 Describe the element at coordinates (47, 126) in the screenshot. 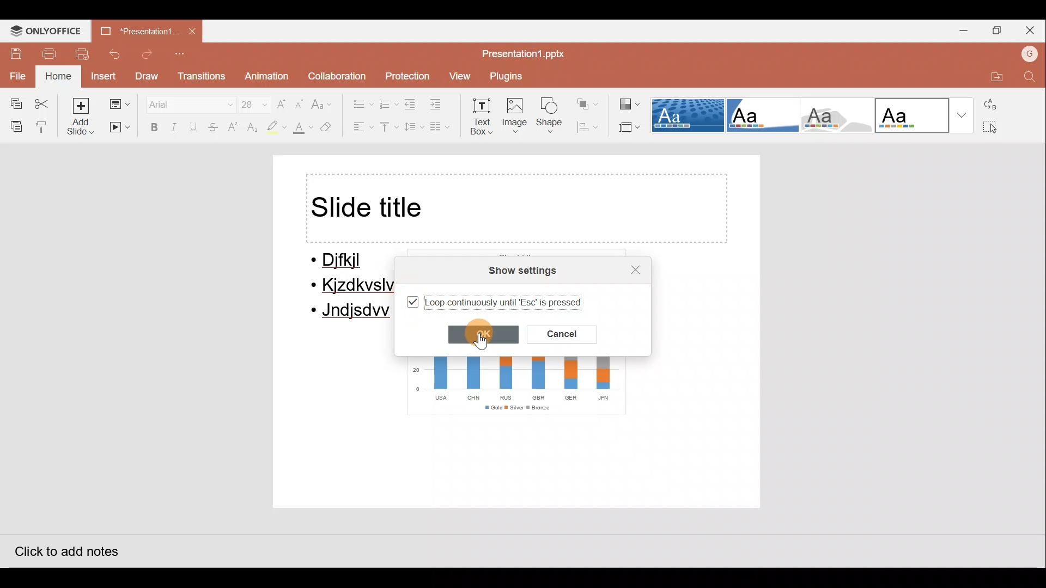

I see `Copy style` at that location.